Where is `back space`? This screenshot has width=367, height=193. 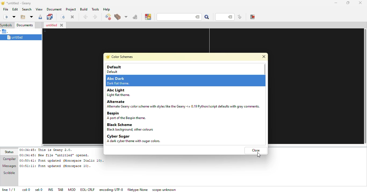 back space is located at coordinates (196, 16).